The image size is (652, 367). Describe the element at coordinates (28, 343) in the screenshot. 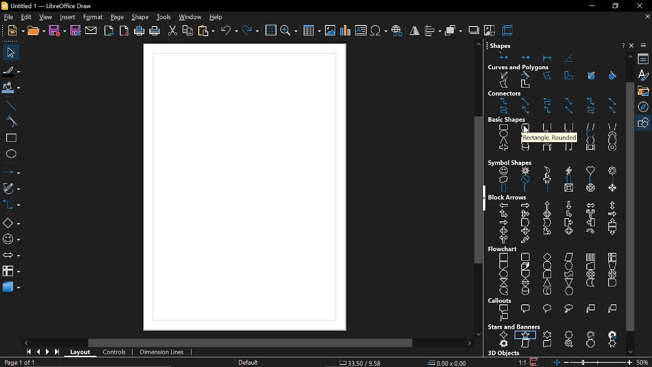

I see `move left` at that location.